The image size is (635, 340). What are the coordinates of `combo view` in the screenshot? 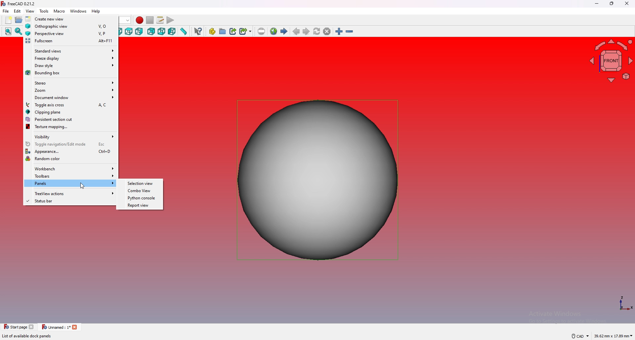 It's located at (140, 191).